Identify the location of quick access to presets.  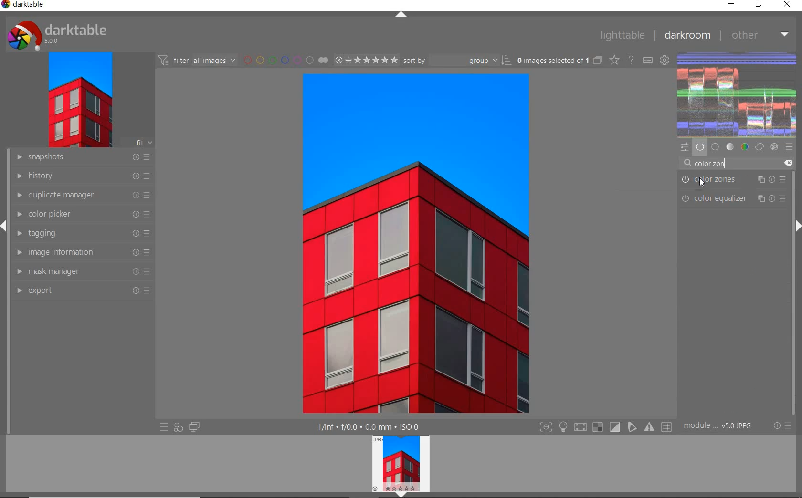
(164, 428).